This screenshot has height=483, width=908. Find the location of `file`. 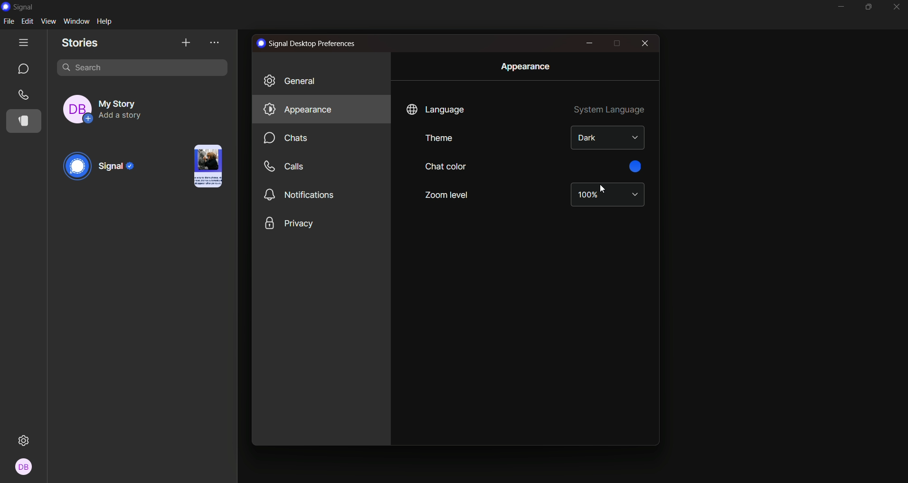

file is located at coordinates (10, 22).